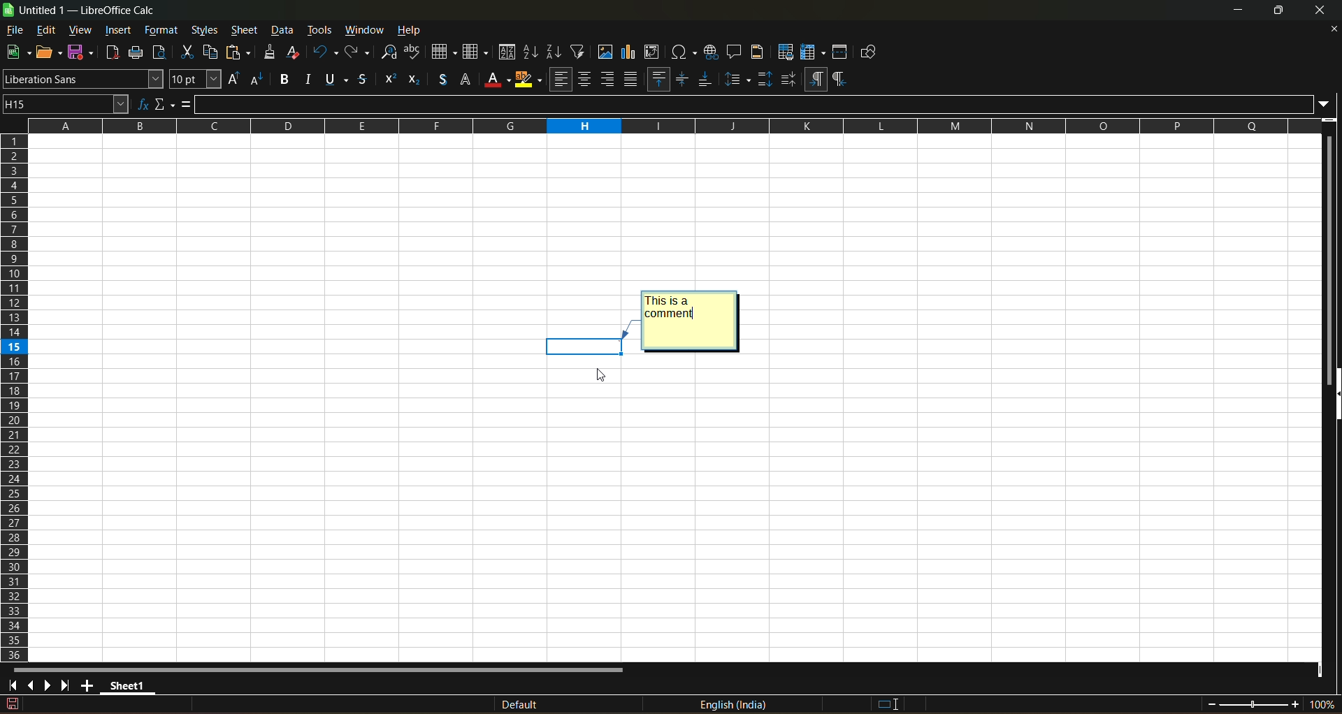 The height and width of the screenshot is (714, 1342). Describe the element at coordinates (1243, 11) in the screenshot. I see `minimize` at that location.